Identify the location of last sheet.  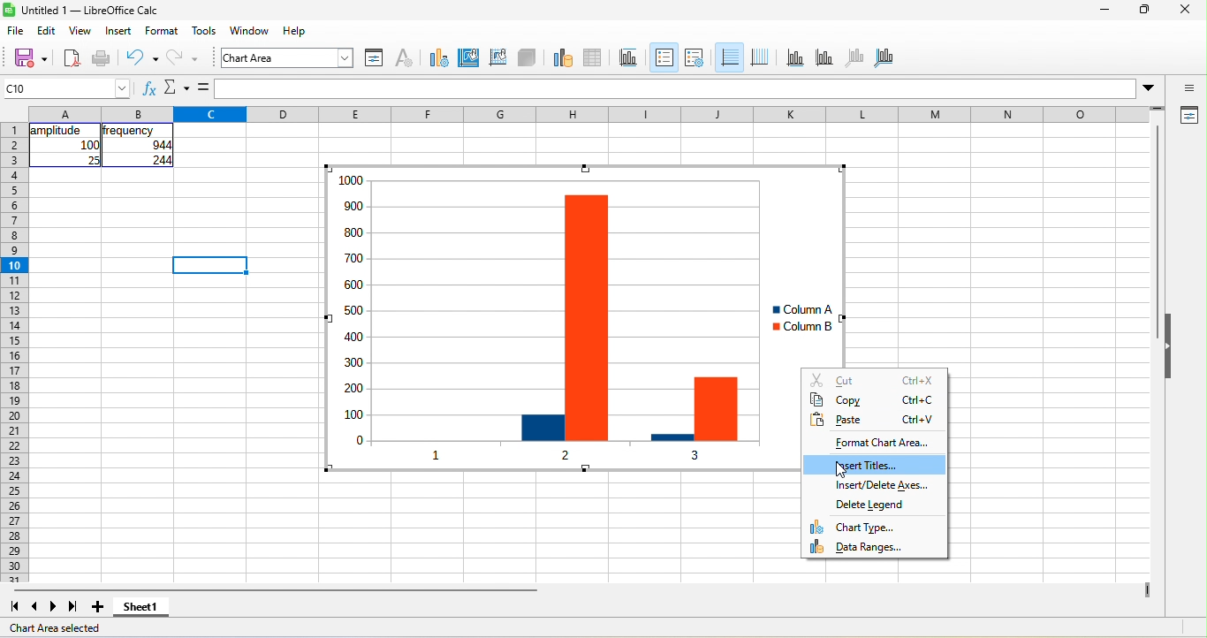
(73, 607).